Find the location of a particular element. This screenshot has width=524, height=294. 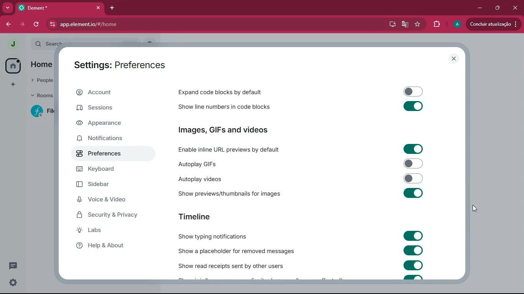

autoplay videos is located at coordinates (212, 179).